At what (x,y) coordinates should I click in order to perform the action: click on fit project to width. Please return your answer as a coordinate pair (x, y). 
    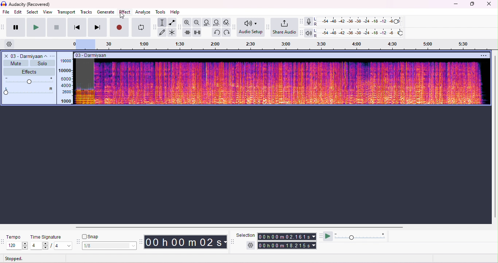
    Looking at the image, I should click on (216, 23).